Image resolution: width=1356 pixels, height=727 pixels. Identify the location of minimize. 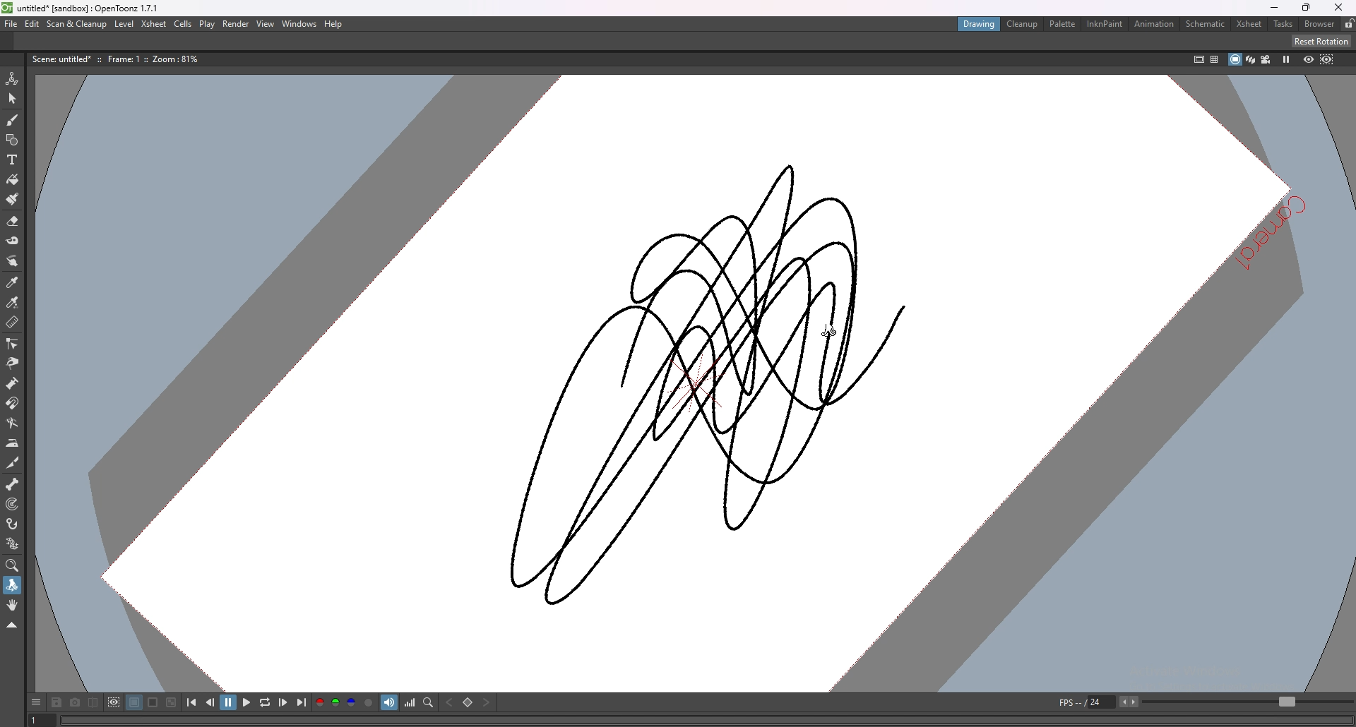
(1275, 8).